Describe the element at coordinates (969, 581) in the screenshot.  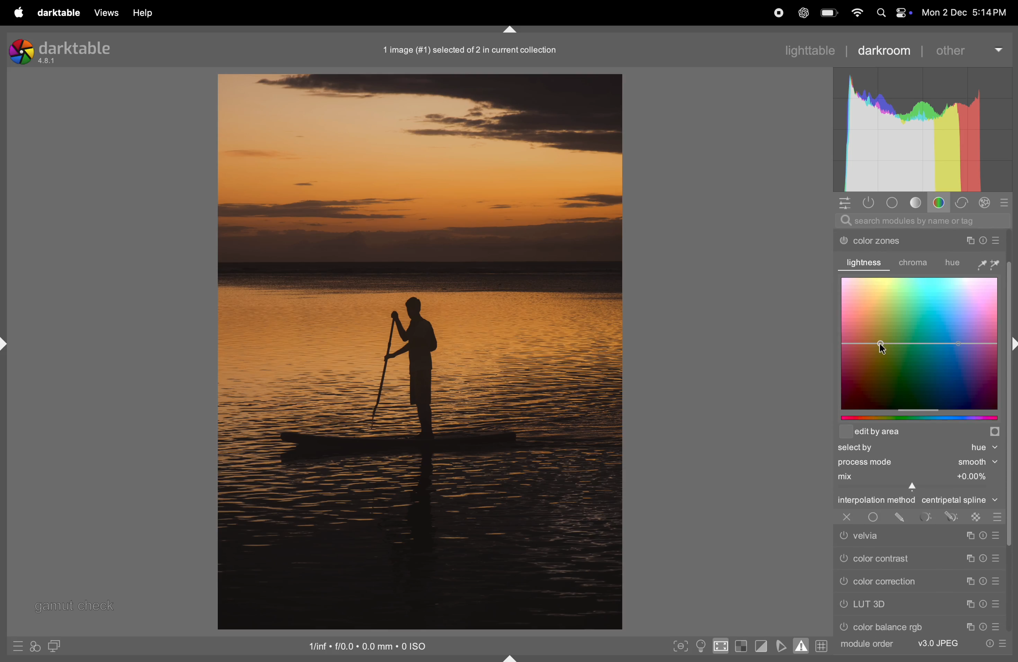
I see `copy` at that location.